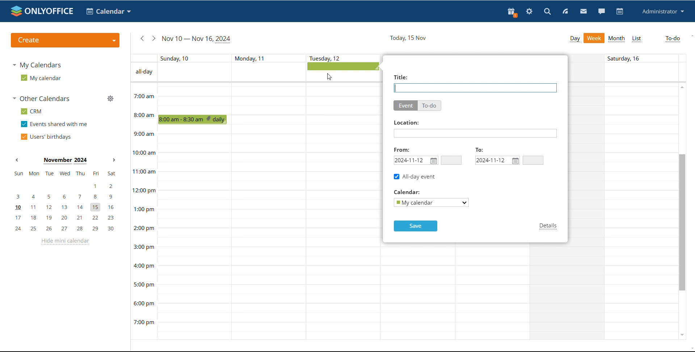 The image size is (695, 352). I want to click on week view, so click(594, 38).